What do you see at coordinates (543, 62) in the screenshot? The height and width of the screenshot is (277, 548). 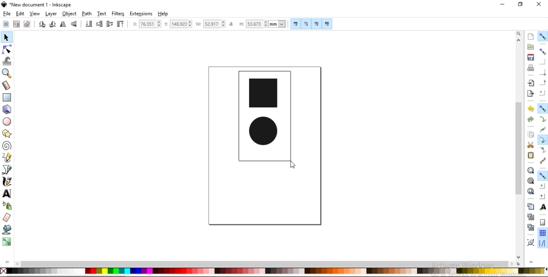 I see `snap to edges of bounding box` at bounding box center [543, 62].